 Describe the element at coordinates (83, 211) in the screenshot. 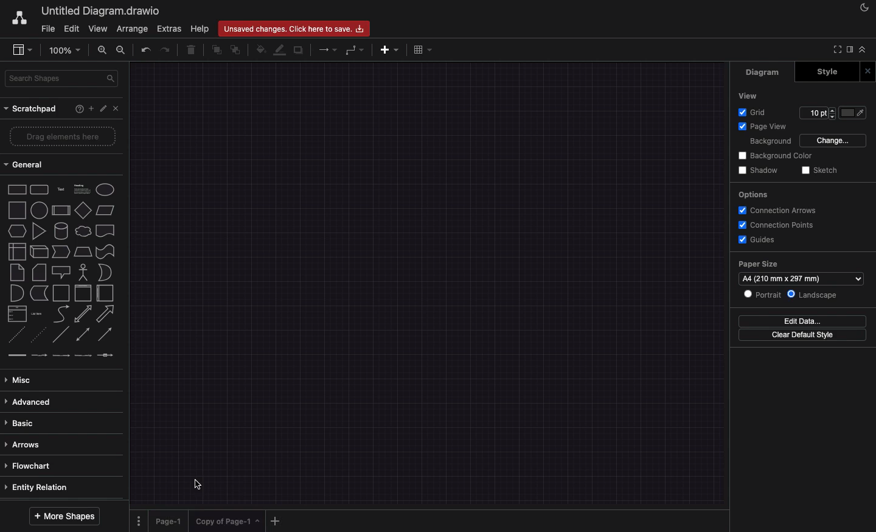

I see `diamond` at that location.